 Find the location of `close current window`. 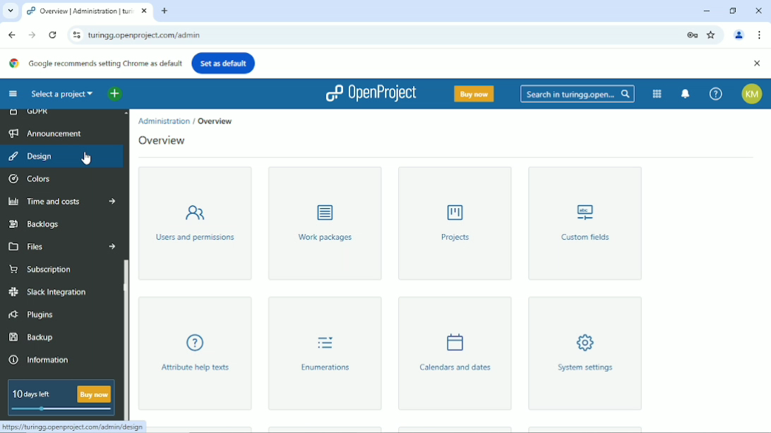

close current window is located at coordinates (144, 11).